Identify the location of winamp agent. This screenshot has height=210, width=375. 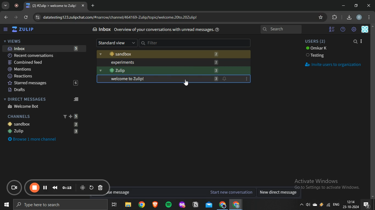
(321, 206).